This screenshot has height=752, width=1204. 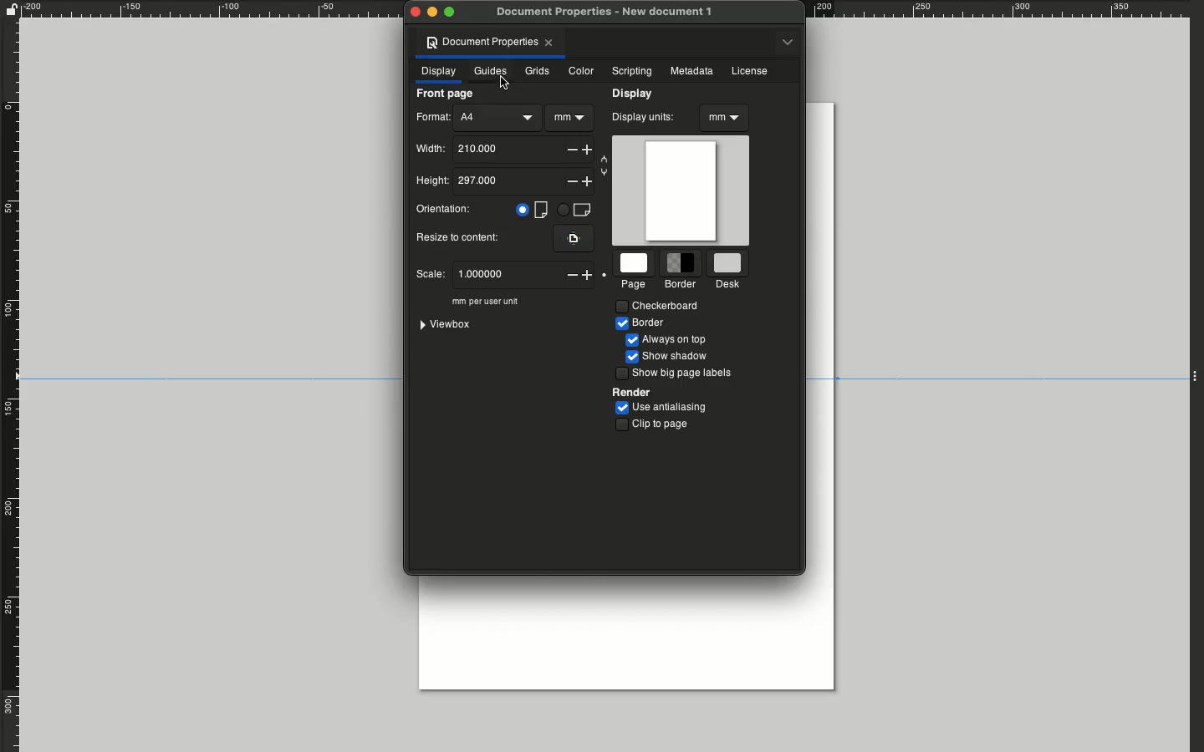 What do you see at coordinates (532, 209) in the screenshot?
I see `Portrait` at bounding box center [532, 209].